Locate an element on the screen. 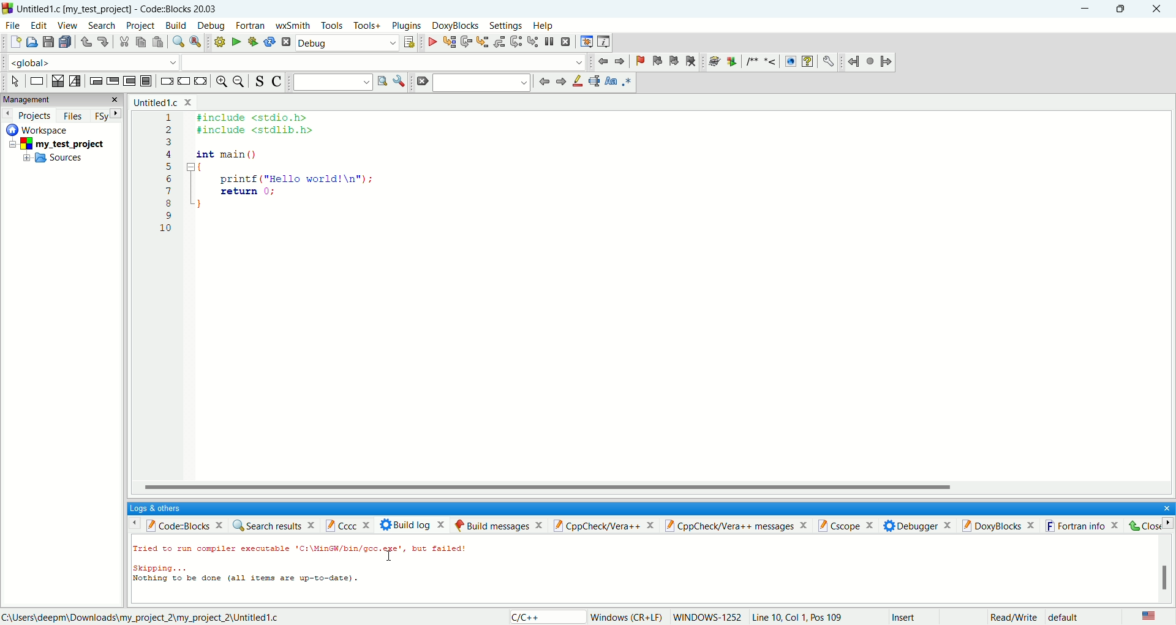  previous bookmark is located at coordinates (655, 63).